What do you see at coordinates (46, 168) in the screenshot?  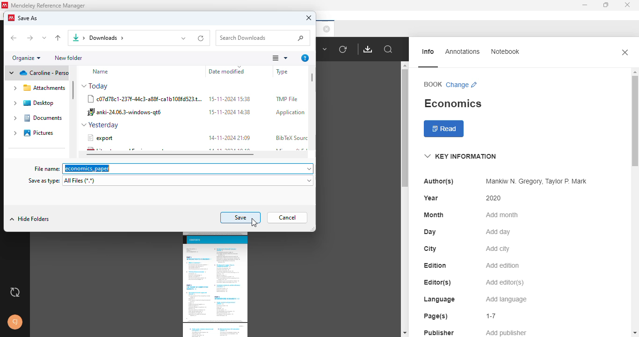 I see `file name:` at bounding box center [46, 168].